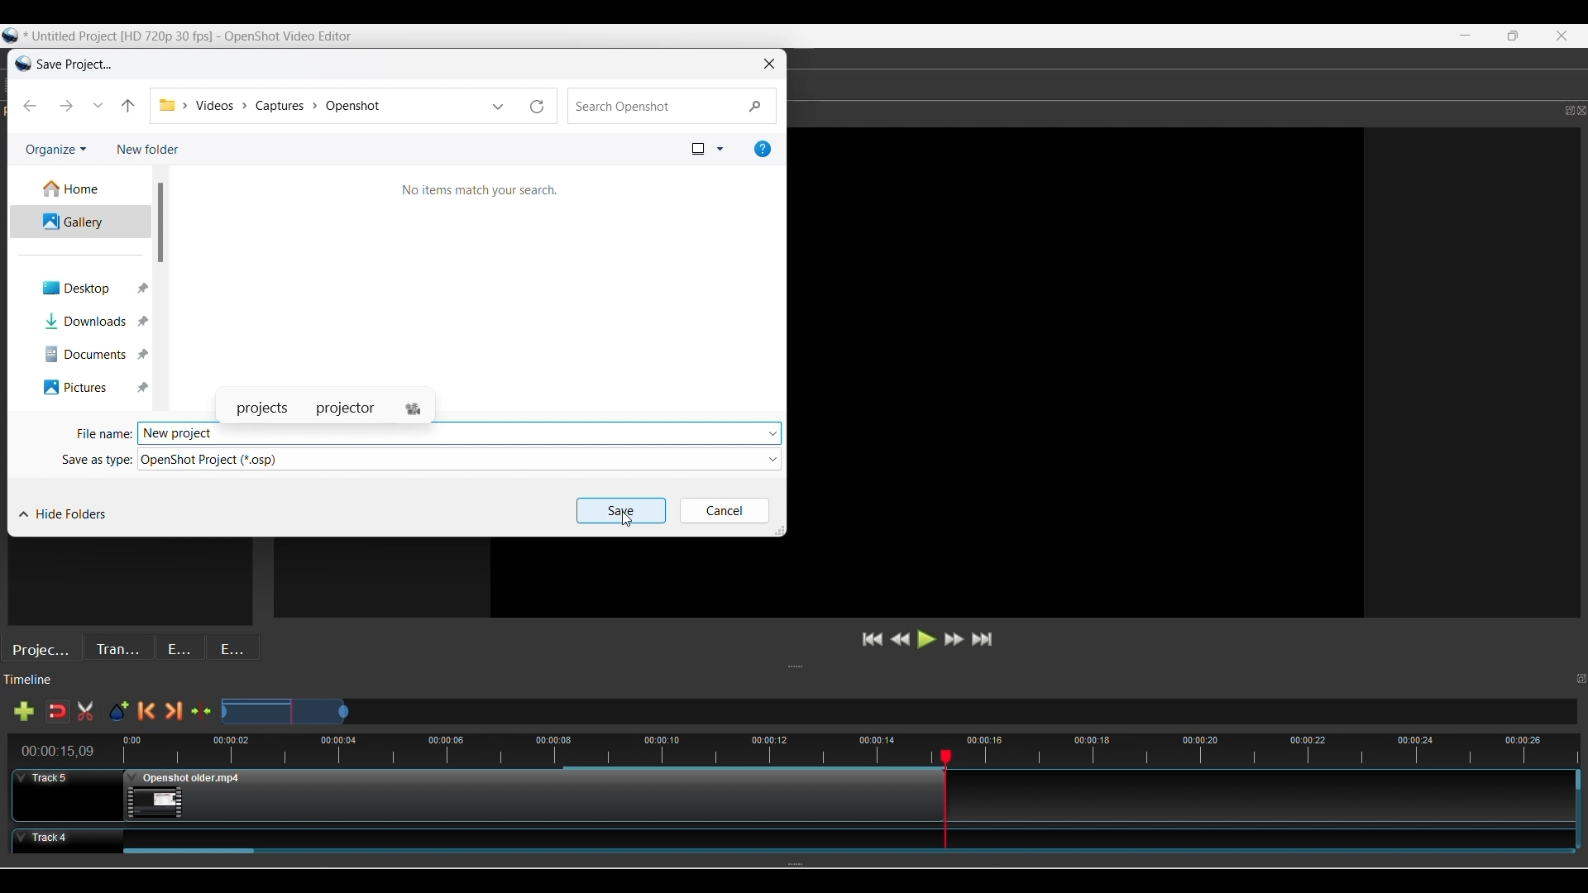 This screenshot has width=1588, height=893. Describe the element at coordinates (55, 150) in the screenshot. I see `Organize current folder` at that location.